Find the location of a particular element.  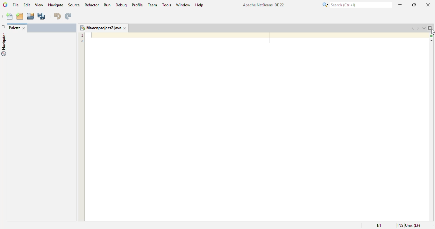

project name is located at coordinates (100, 28).